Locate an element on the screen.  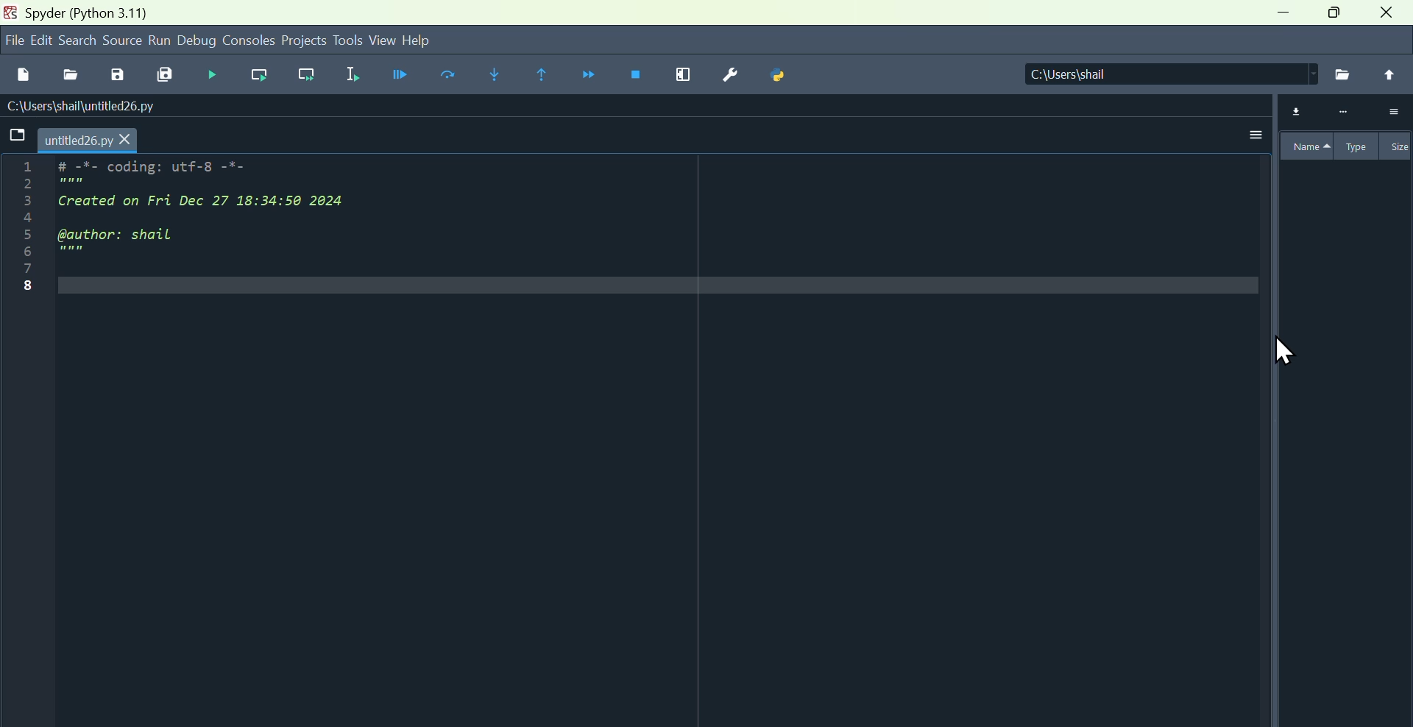
Maximise is located at coordinates (1336, 17).